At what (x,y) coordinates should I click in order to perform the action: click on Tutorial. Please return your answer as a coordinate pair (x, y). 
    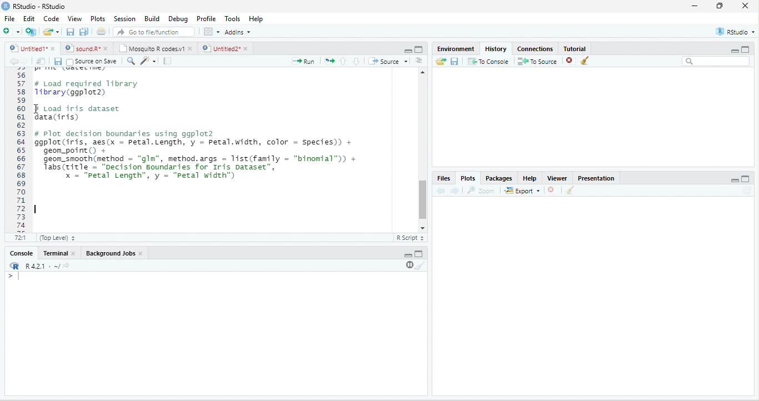
    Looking at the image, I should click on (575, 49).